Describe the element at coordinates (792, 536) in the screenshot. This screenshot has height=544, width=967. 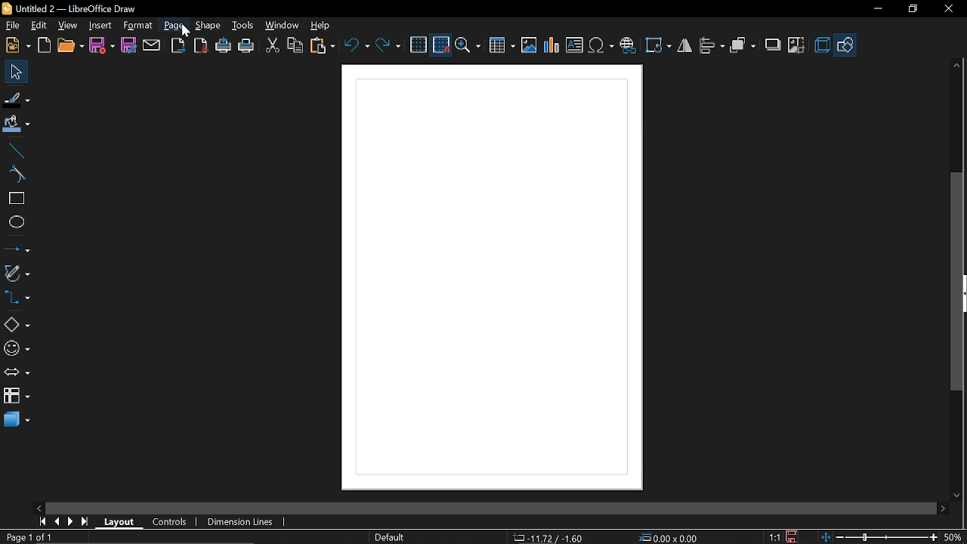
I see `Save` at that location.